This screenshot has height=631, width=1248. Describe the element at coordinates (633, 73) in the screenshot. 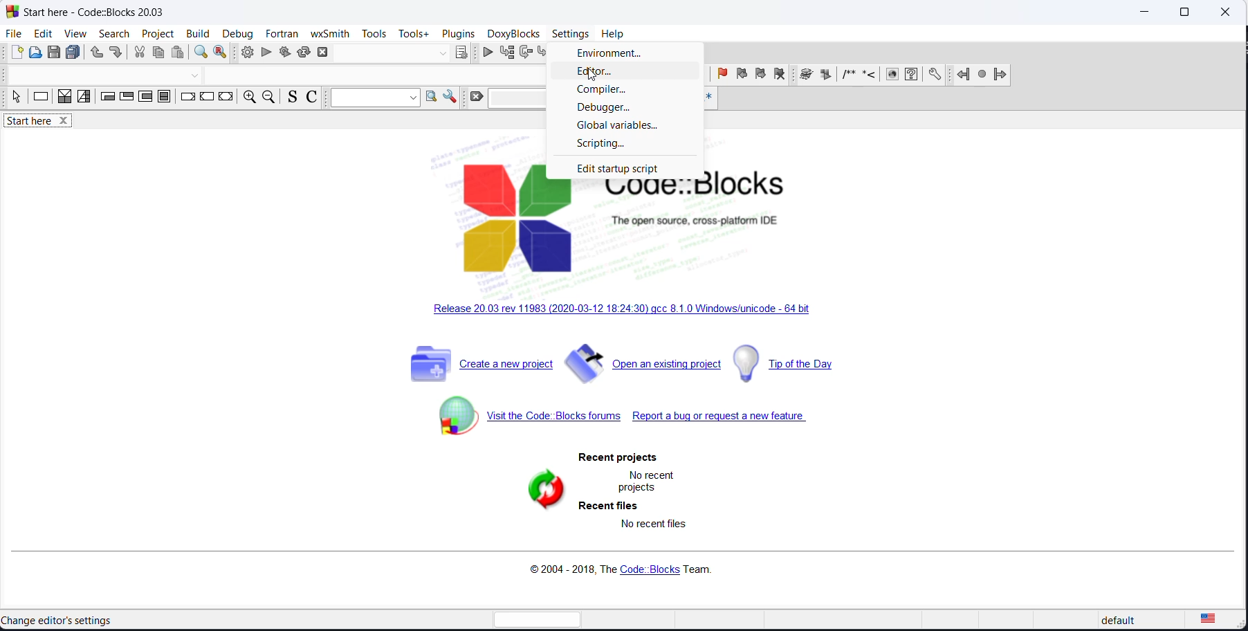

I see `editor` at that location.